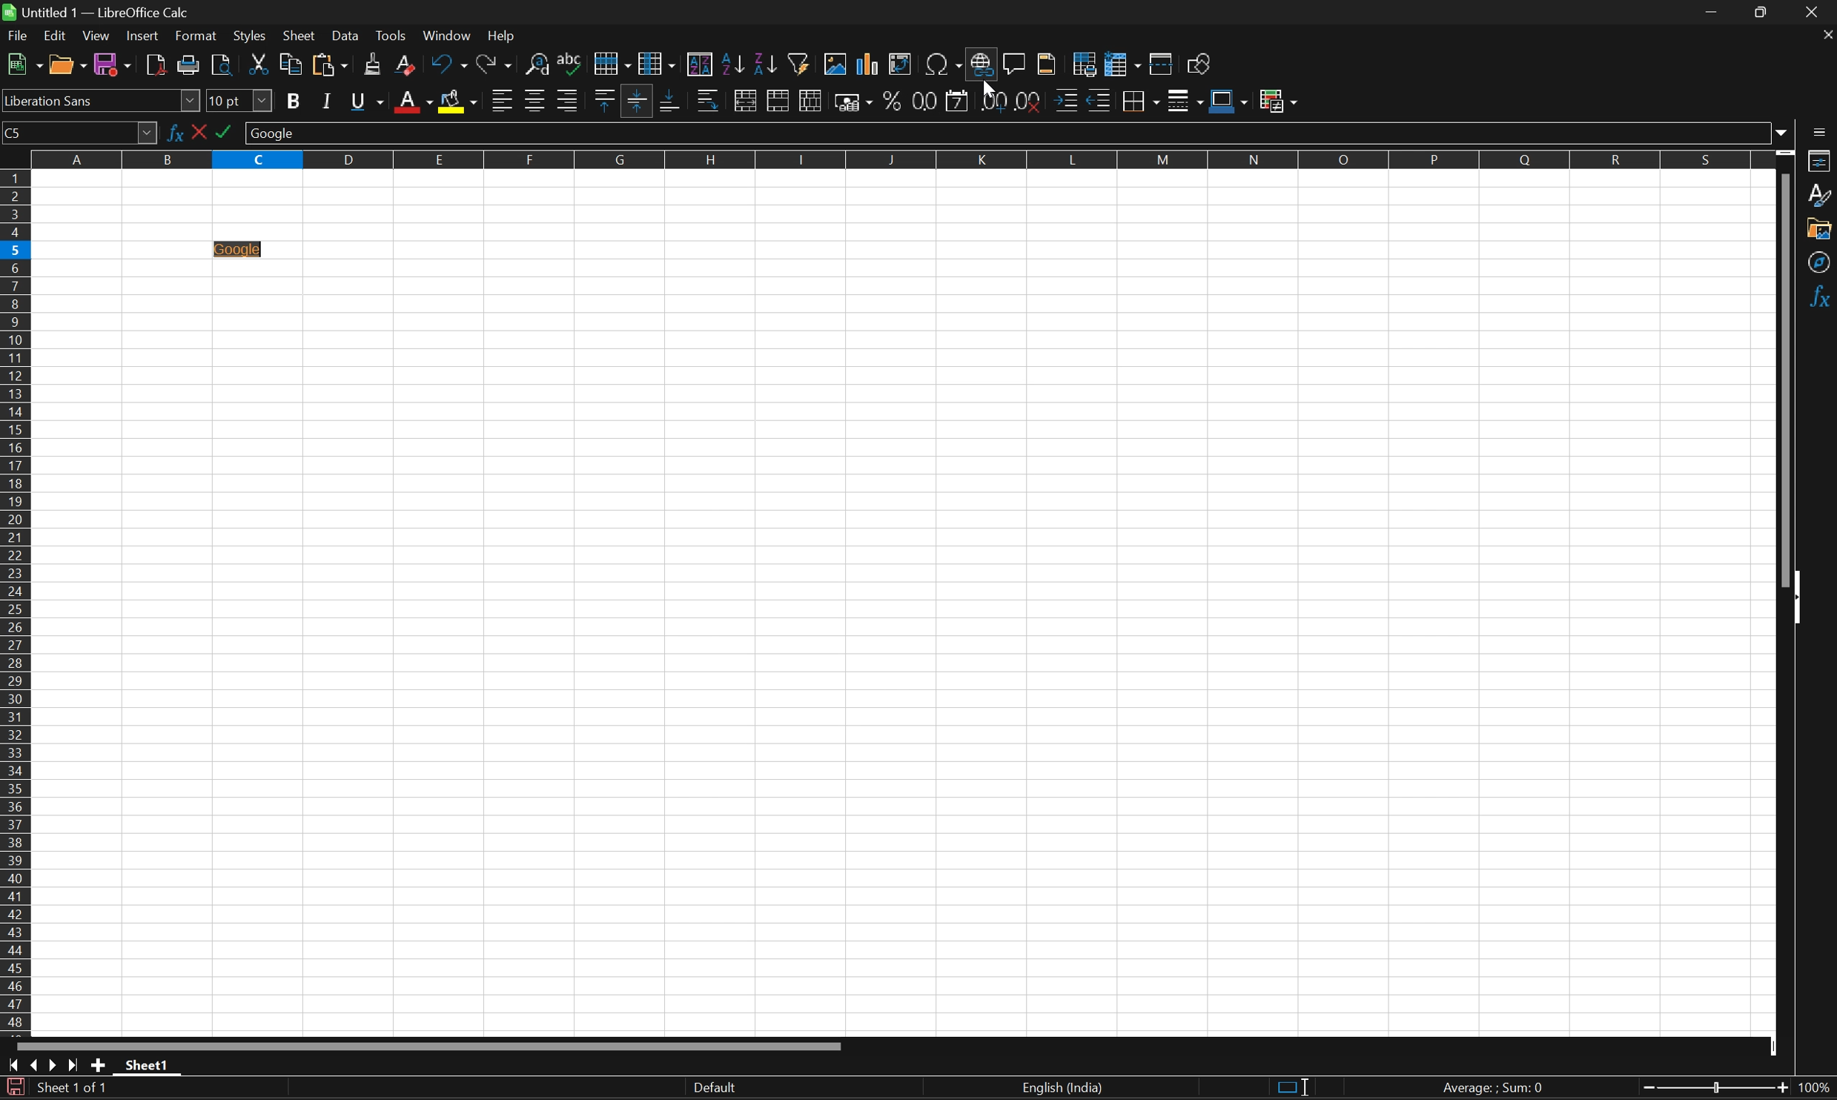 The image size is (1837, 1100). I want to click on Font size, so click(241, 99).